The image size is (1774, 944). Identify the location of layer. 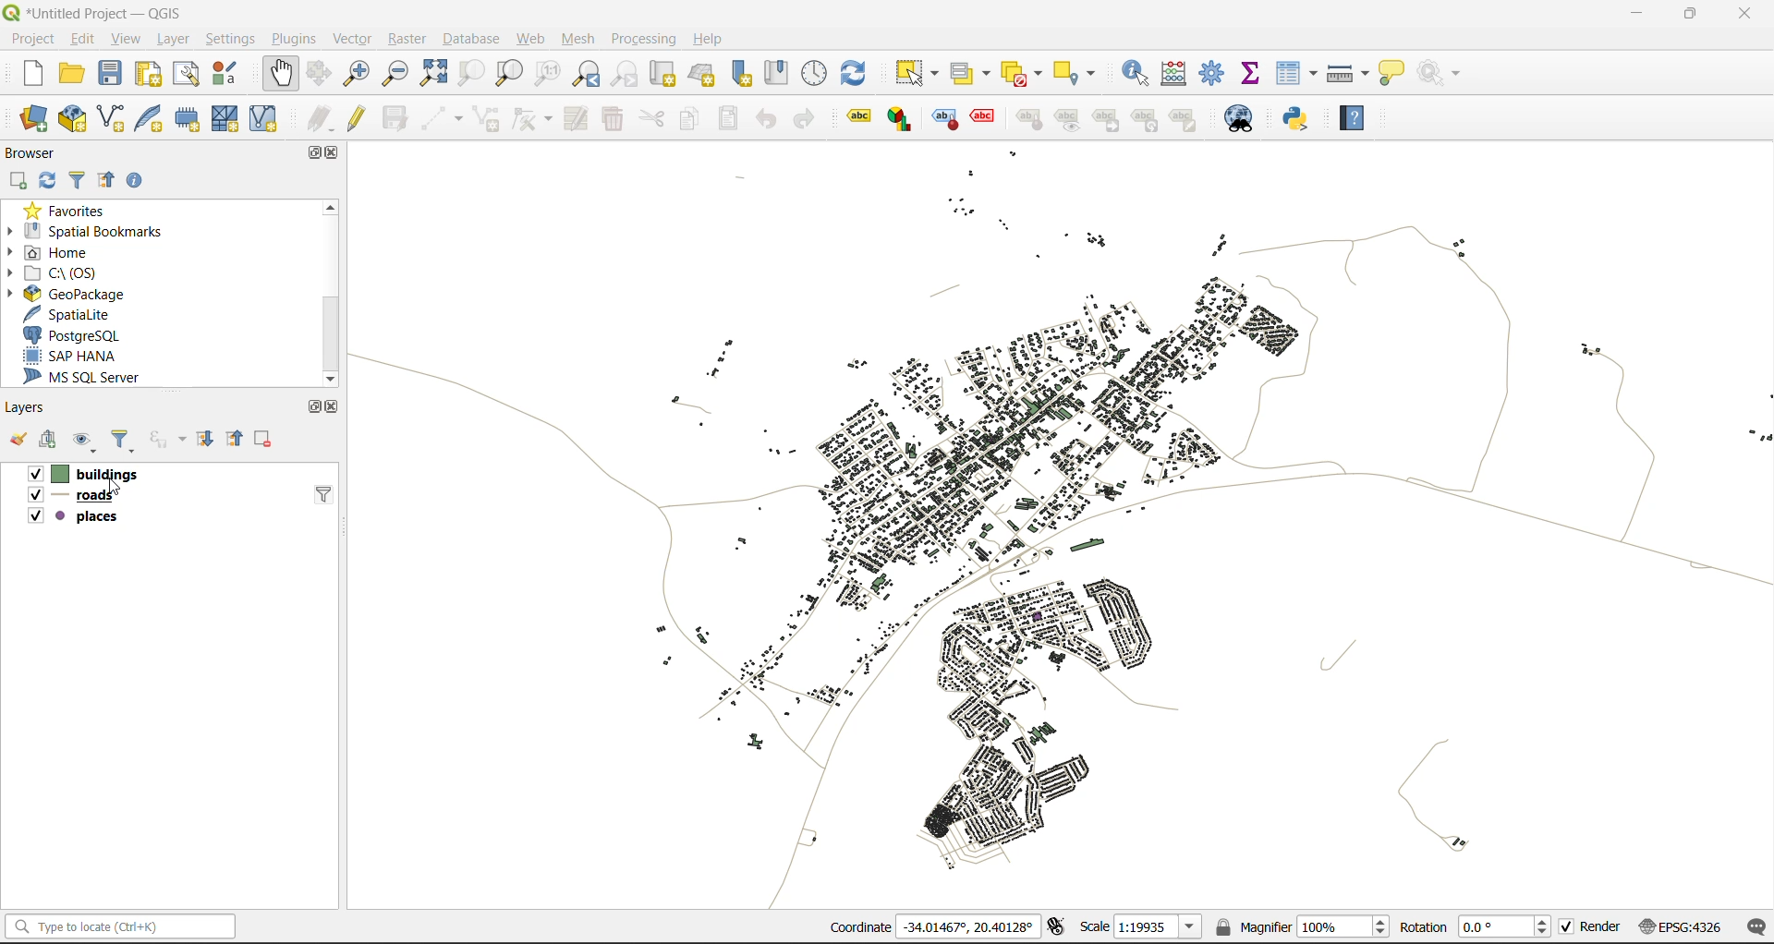
(172, 40).